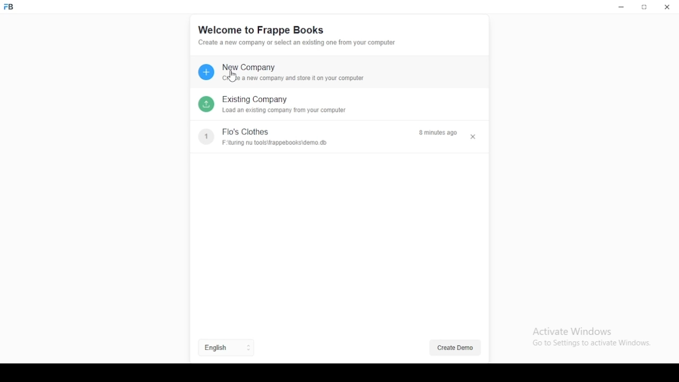  What do you see at coordinates (215, 348) in the screenshot?
I see `english` at bounding box center [215, 348].